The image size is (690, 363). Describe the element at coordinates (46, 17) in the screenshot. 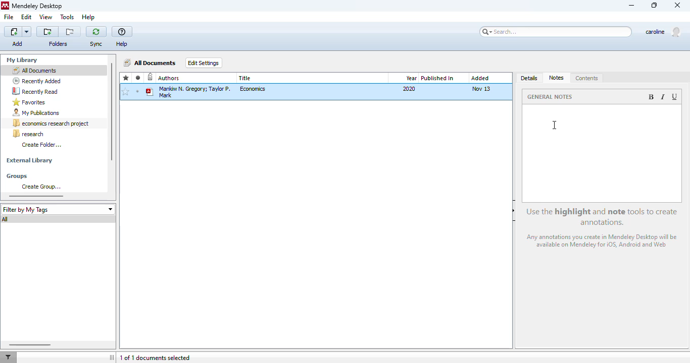

I see `view` at that location.